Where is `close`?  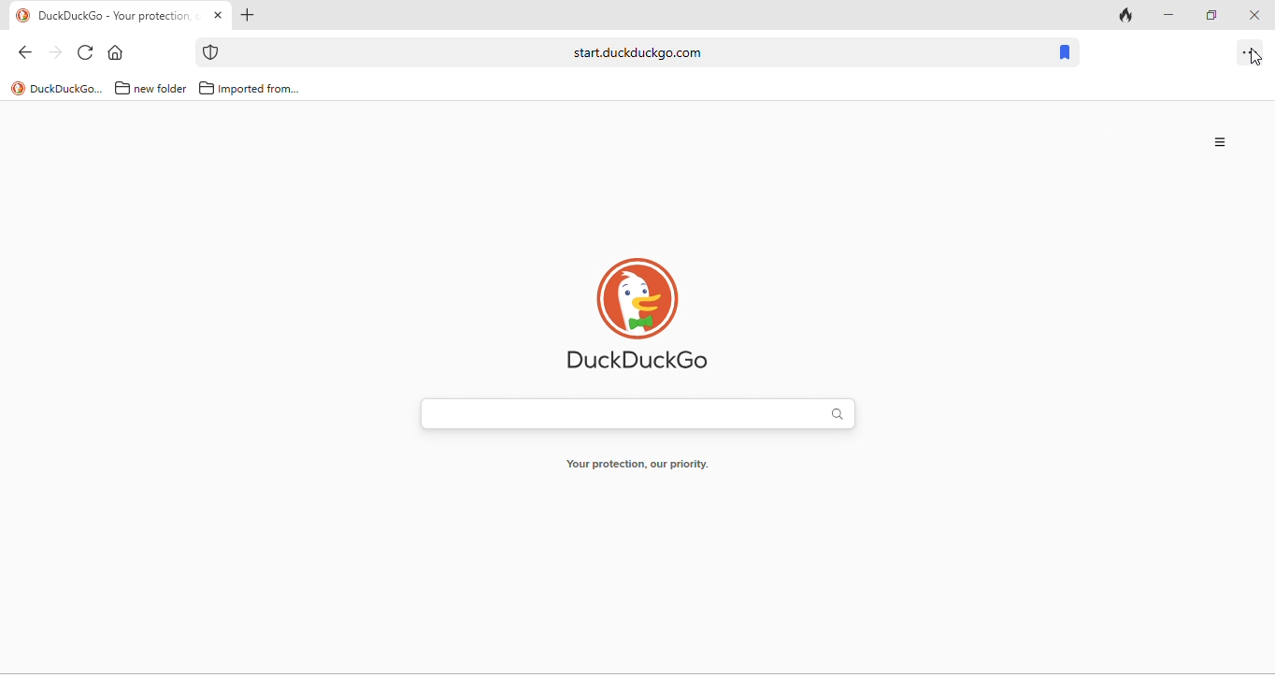 close is located at coordinates (1253, 16).